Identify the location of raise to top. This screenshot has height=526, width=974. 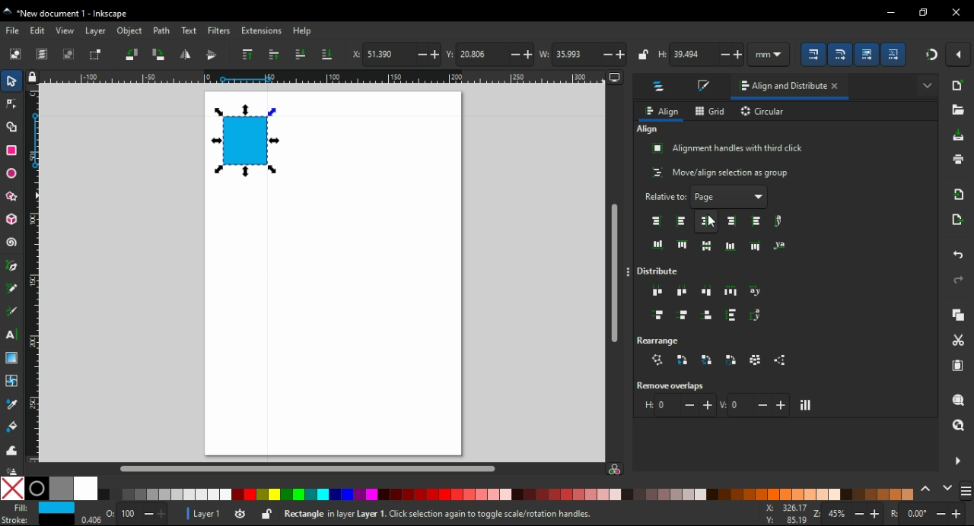
(248, 54).